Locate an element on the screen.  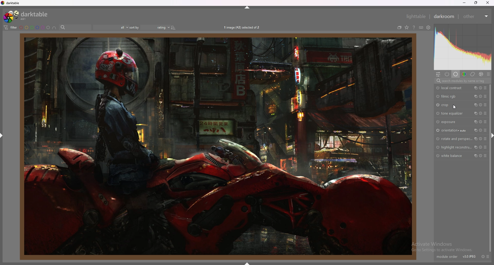
darktable is located at coordinates (27, 16).